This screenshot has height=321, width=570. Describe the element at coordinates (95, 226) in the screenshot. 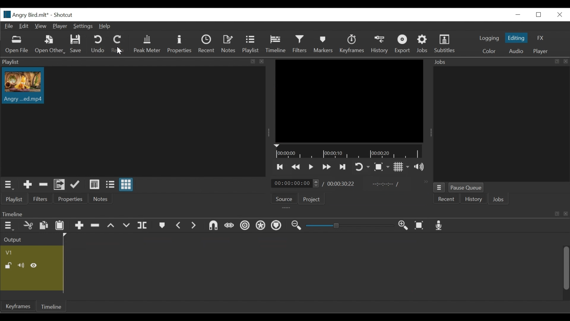

I see `Ripple Delete` at that location.